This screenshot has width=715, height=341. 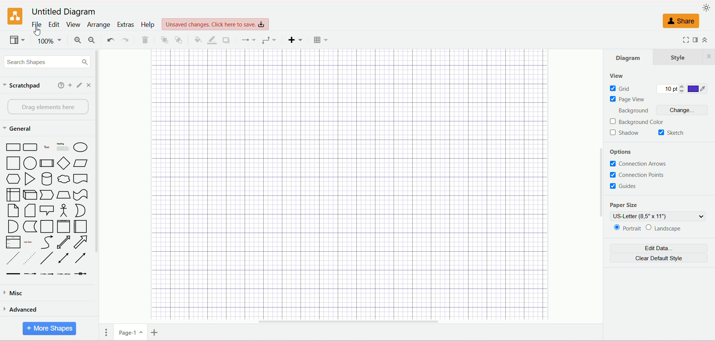 What do you see at coordinates (671, 133) in the screenshot?
I see `sketch` at bounding box center [671, 133].